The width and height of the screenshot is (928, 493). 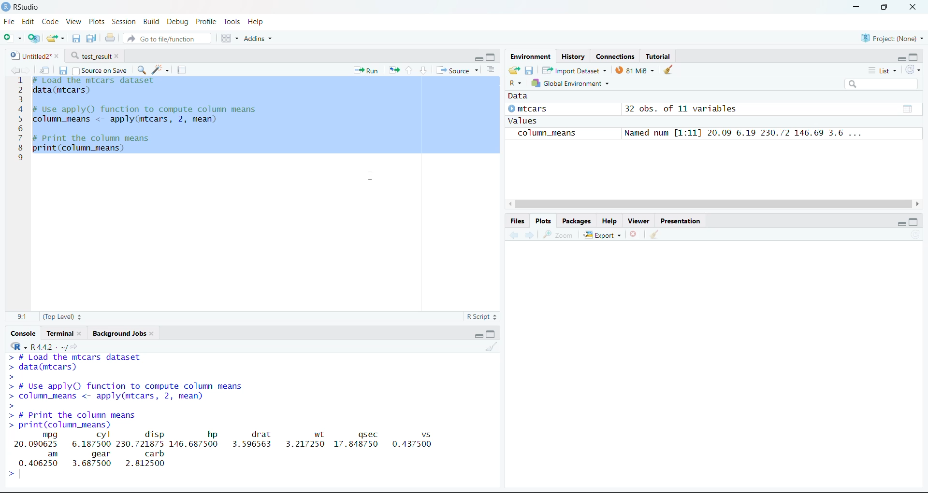 What do you see at coordinates (896, 57) in the screenshot?
I see `Minimize` at bounding box center [896, 57].